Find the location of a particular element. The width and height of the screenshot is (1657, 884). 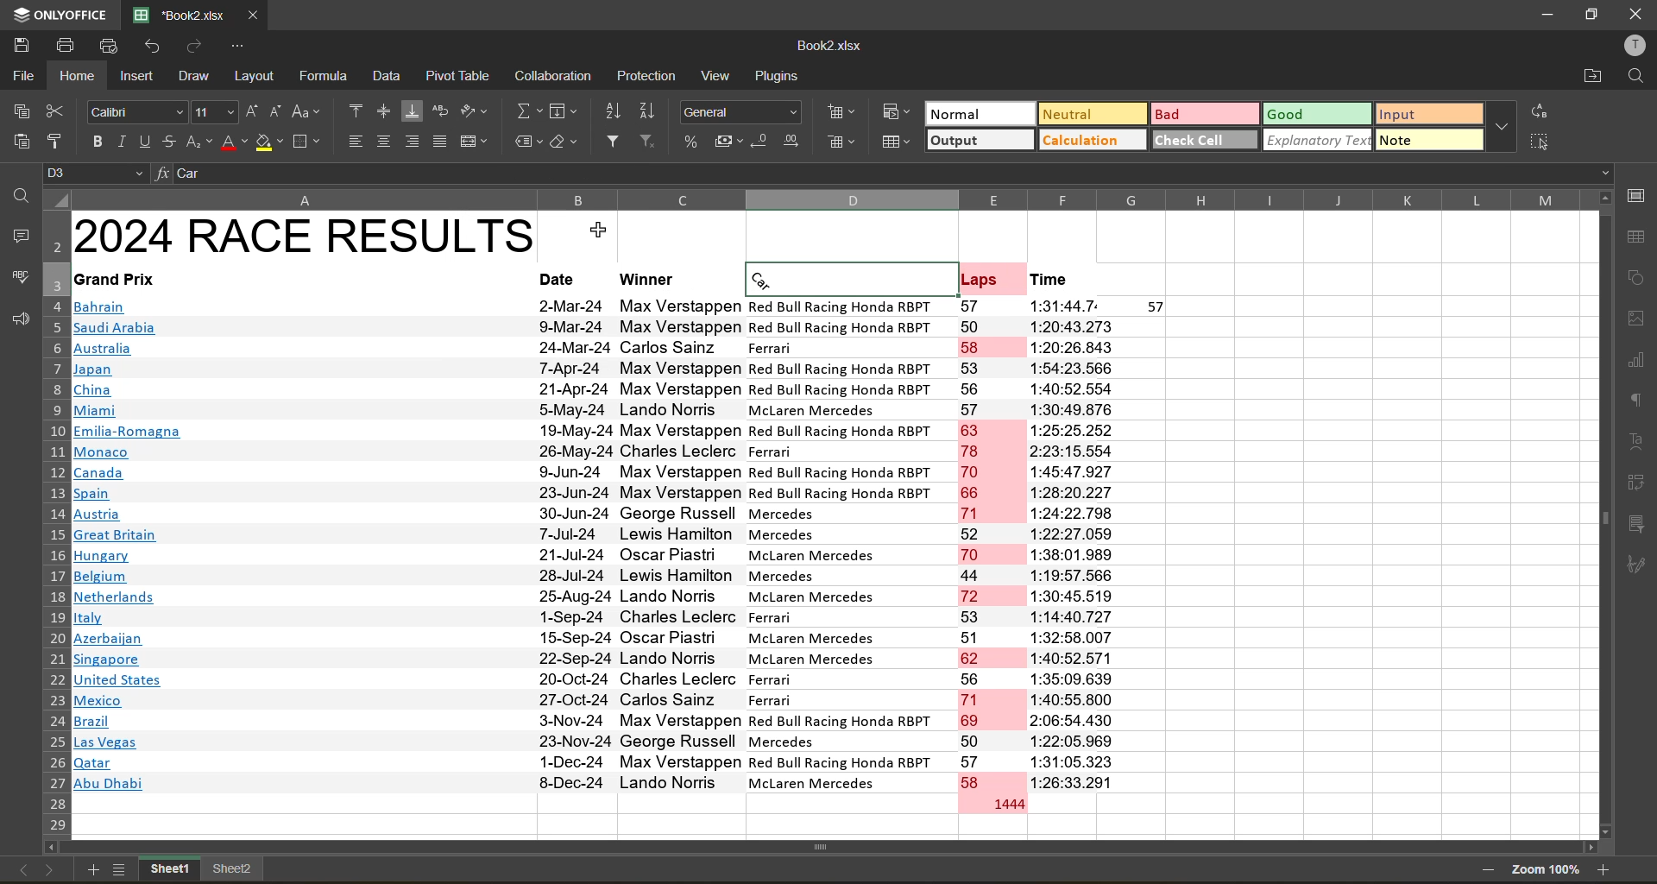

align center is located at coordinates (384, 141).